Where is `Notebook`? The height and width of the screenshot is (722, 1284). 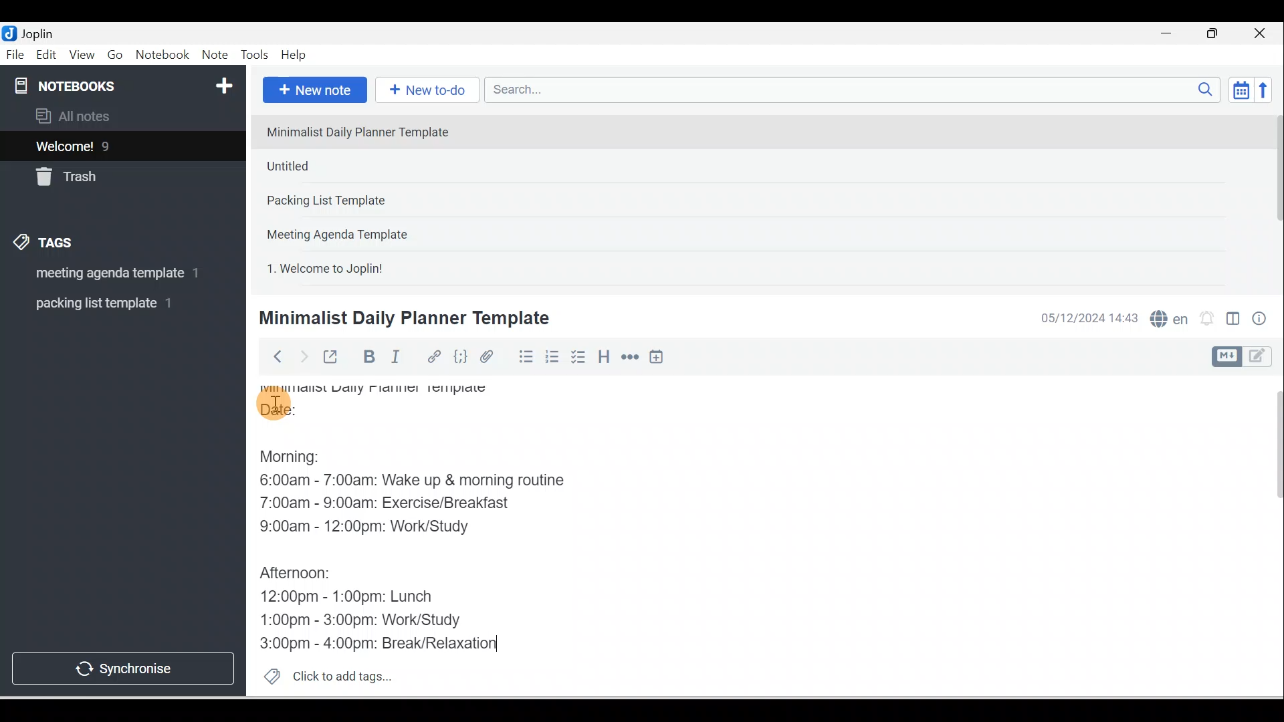
Notebook is located at coordinates (162, 55).